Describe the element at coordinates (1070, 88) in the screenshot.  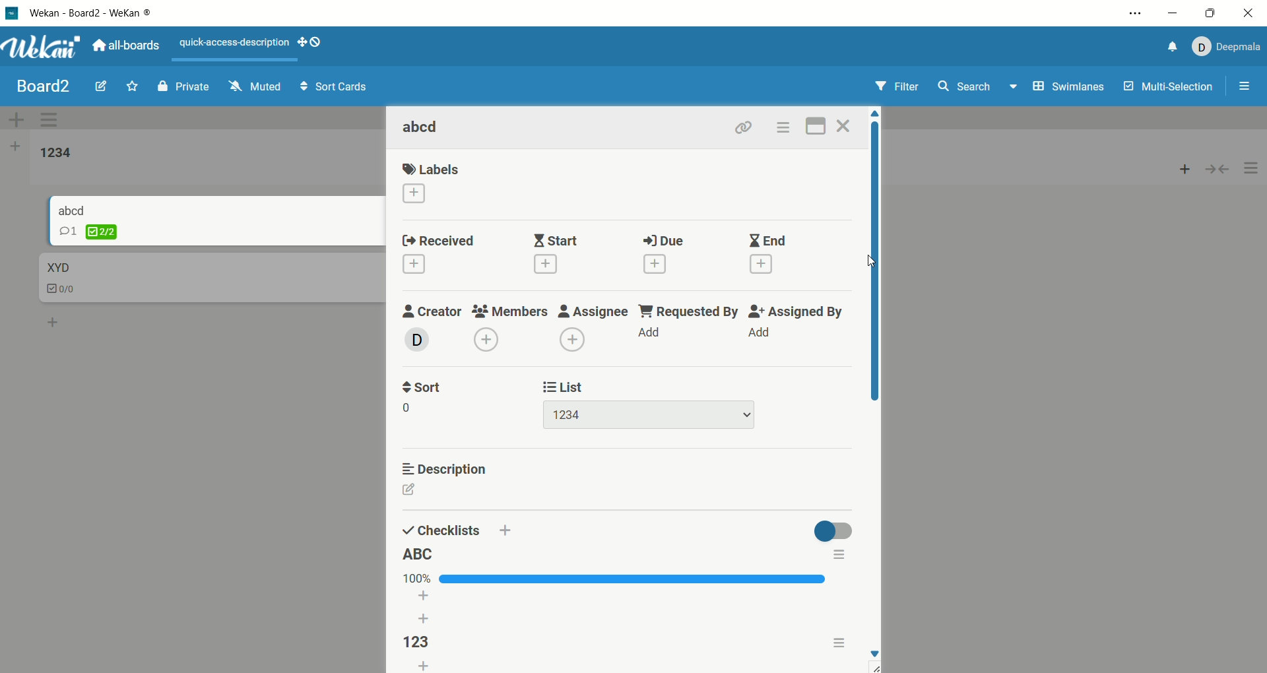
I see `swimlanes` at that location.